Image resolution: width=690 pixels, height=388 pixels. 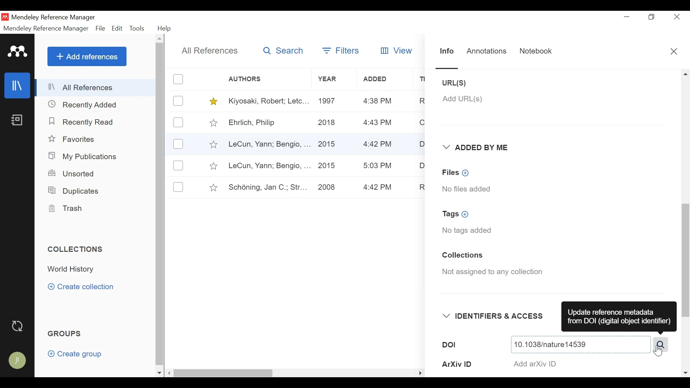 What do you see at coordinates (72, 174) in the screenshot?
I see `Unsorted` at bounding box center [72, 174].